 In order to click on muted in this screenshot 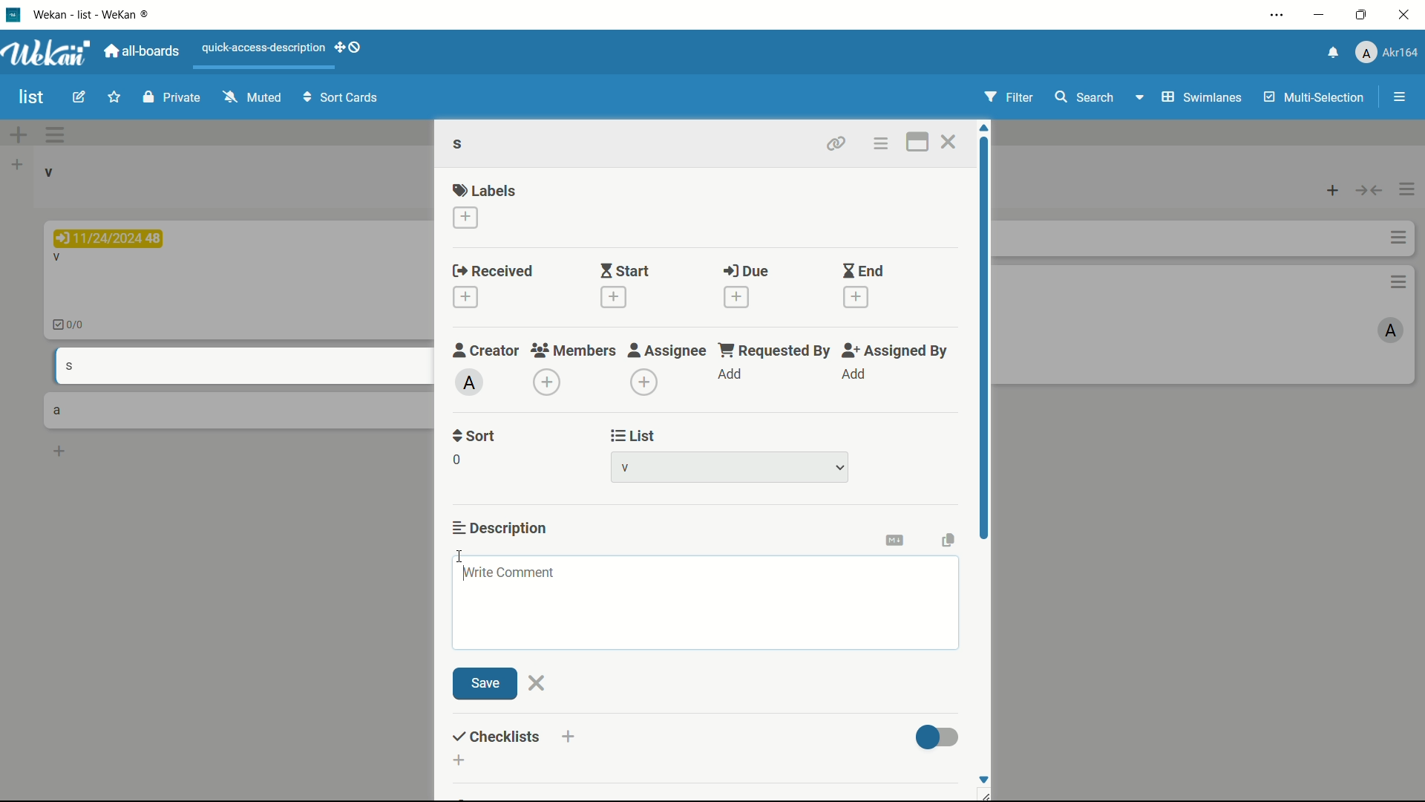, I will do `click(252, 97)`.